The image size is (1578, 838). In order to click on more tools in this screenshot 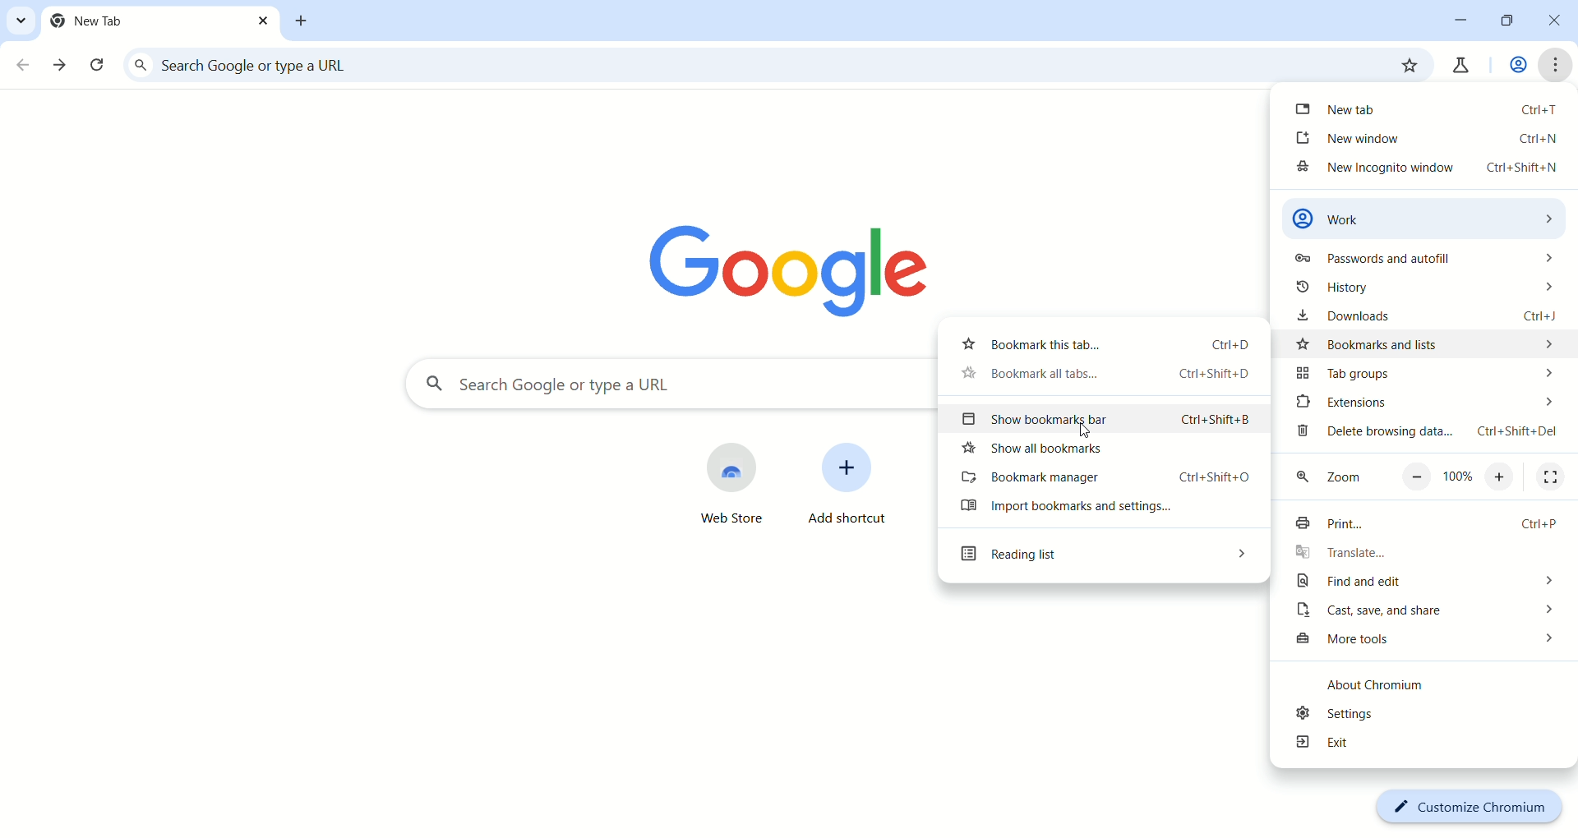, I will do `click(1424, 642)`.